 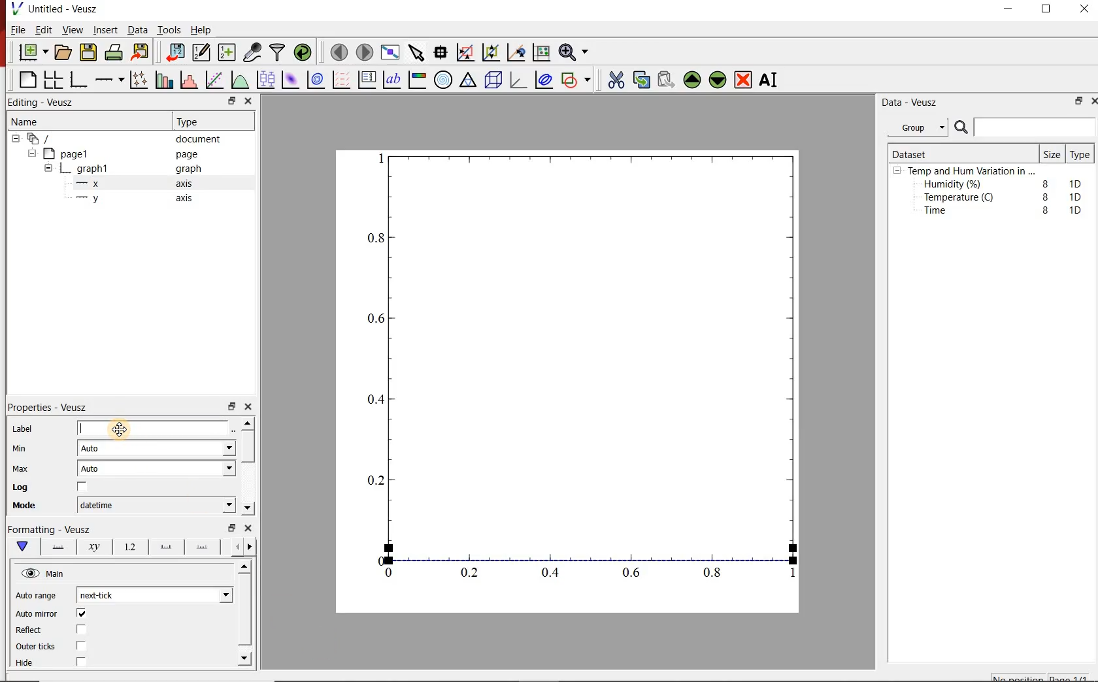 What do you see at coordinates (52, 530) in the screenshot?
I see `Formatting - Veusz` at bounding box center [52, 530].